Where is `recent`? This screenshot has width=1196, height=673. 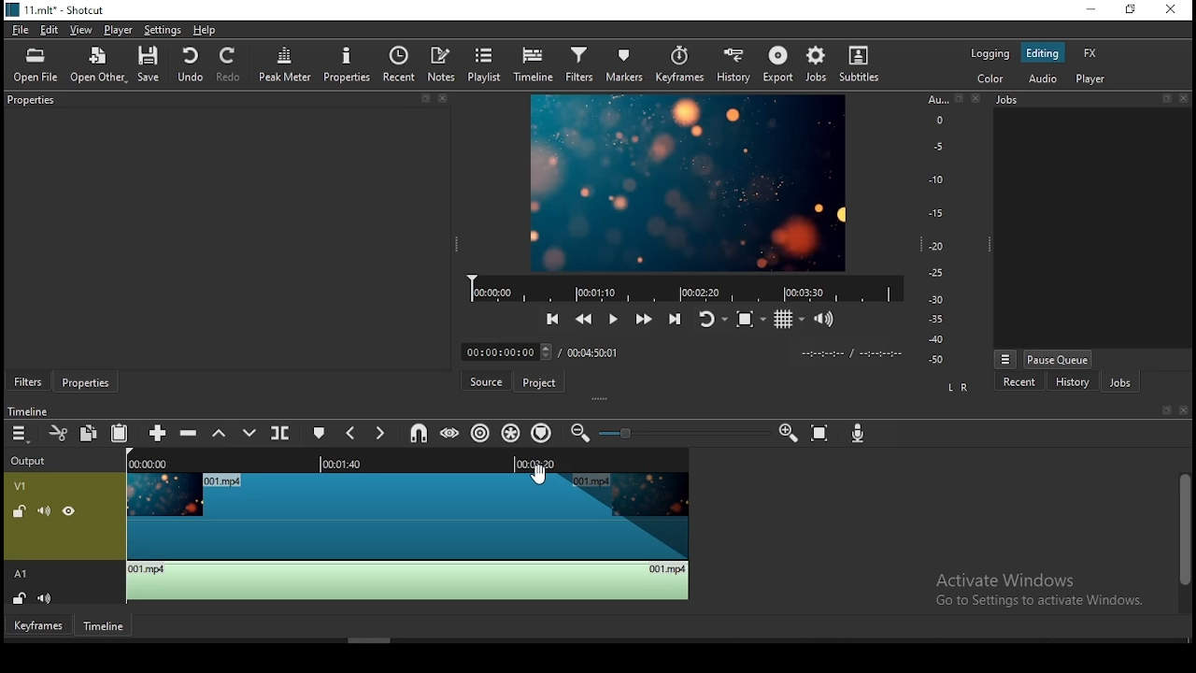 recent is located at coordinates (1019, 383).